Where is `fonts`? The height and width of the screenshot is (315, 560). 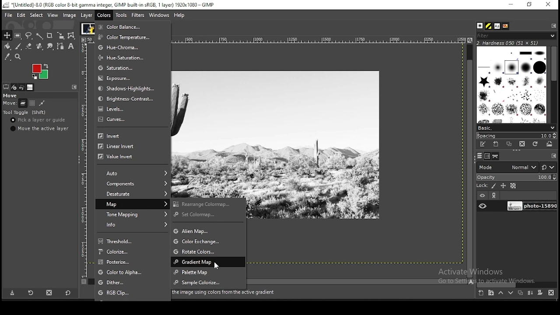
fonts is located at coordinates (498, 26).